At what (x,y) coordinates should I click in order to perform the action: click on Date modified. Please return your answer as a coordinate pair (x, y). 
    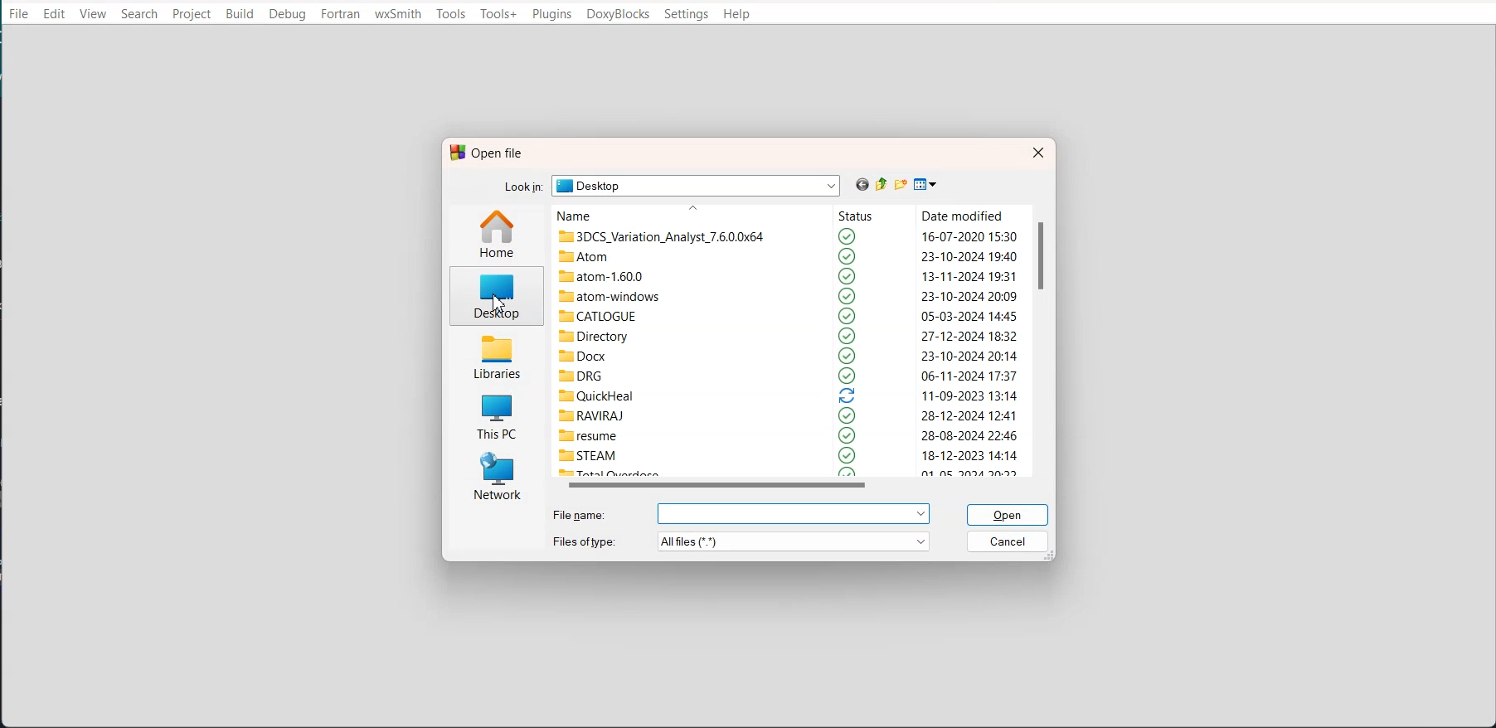
    Looking at the image, I should click on (964, 214).